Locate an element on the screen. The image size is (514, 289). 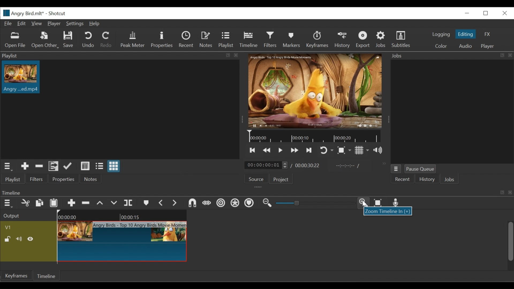
Timeline is located at coordinates (46, 276).